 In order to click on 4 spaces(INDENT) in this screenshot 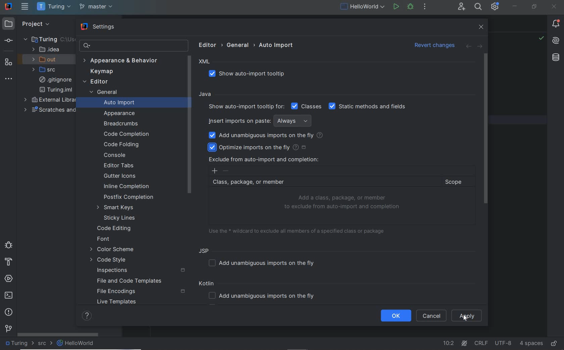, I will do `click(531, 343)`.